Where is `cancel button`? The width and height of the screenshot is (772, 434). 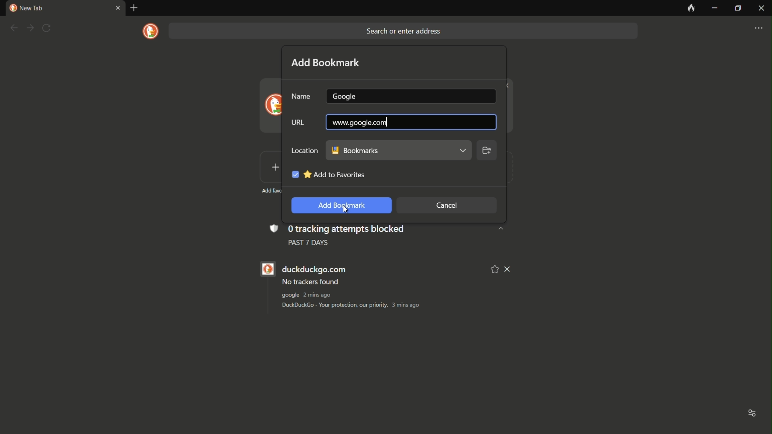 cancel button is located at coordinates (447, 206).